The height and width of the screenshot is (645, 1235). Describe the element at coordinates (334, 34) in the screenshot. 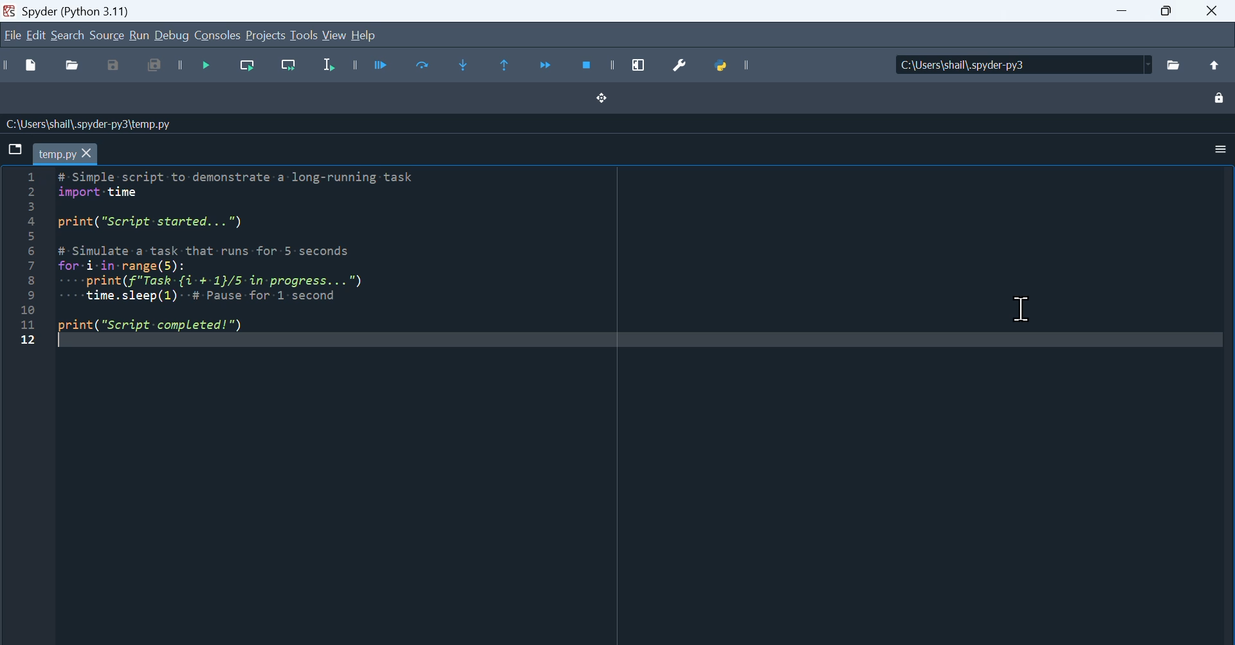

I see `View` at that location.